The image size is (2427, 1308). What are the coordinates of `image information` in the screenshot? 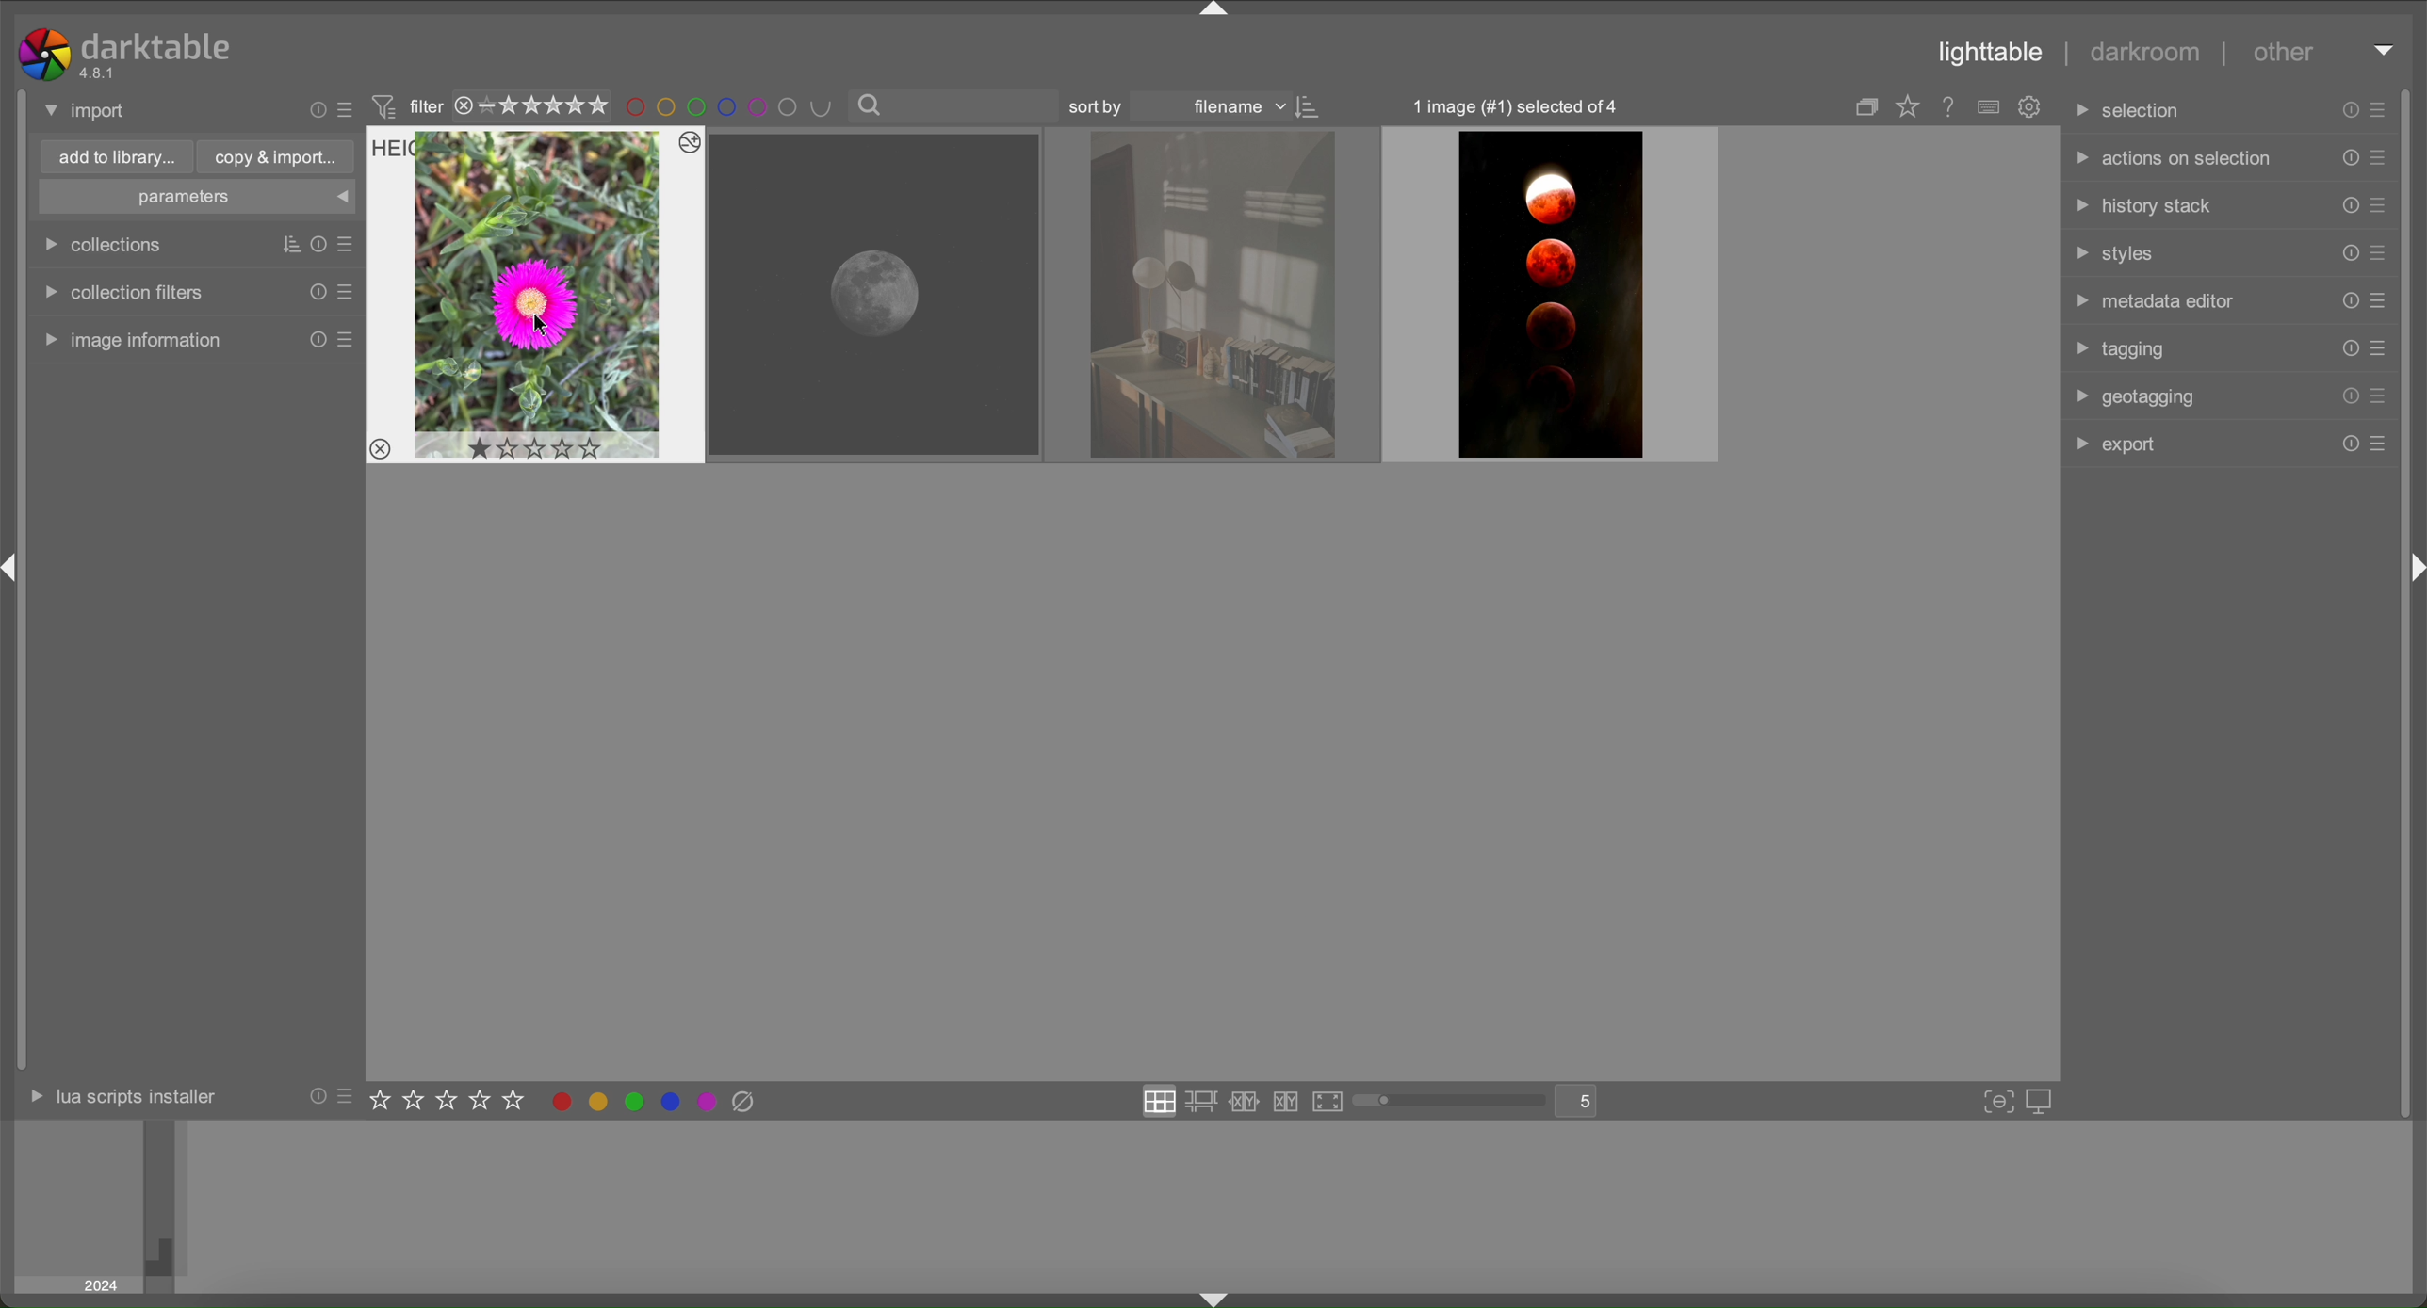 It's located at (130, 341).